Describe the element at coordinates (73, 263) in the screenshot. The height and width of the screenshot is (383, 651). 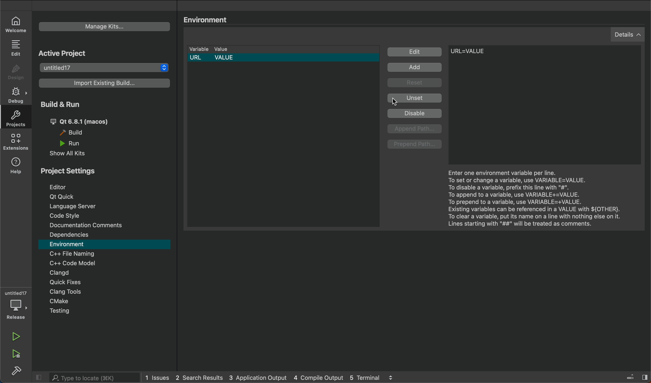
I see `code model` at that location.